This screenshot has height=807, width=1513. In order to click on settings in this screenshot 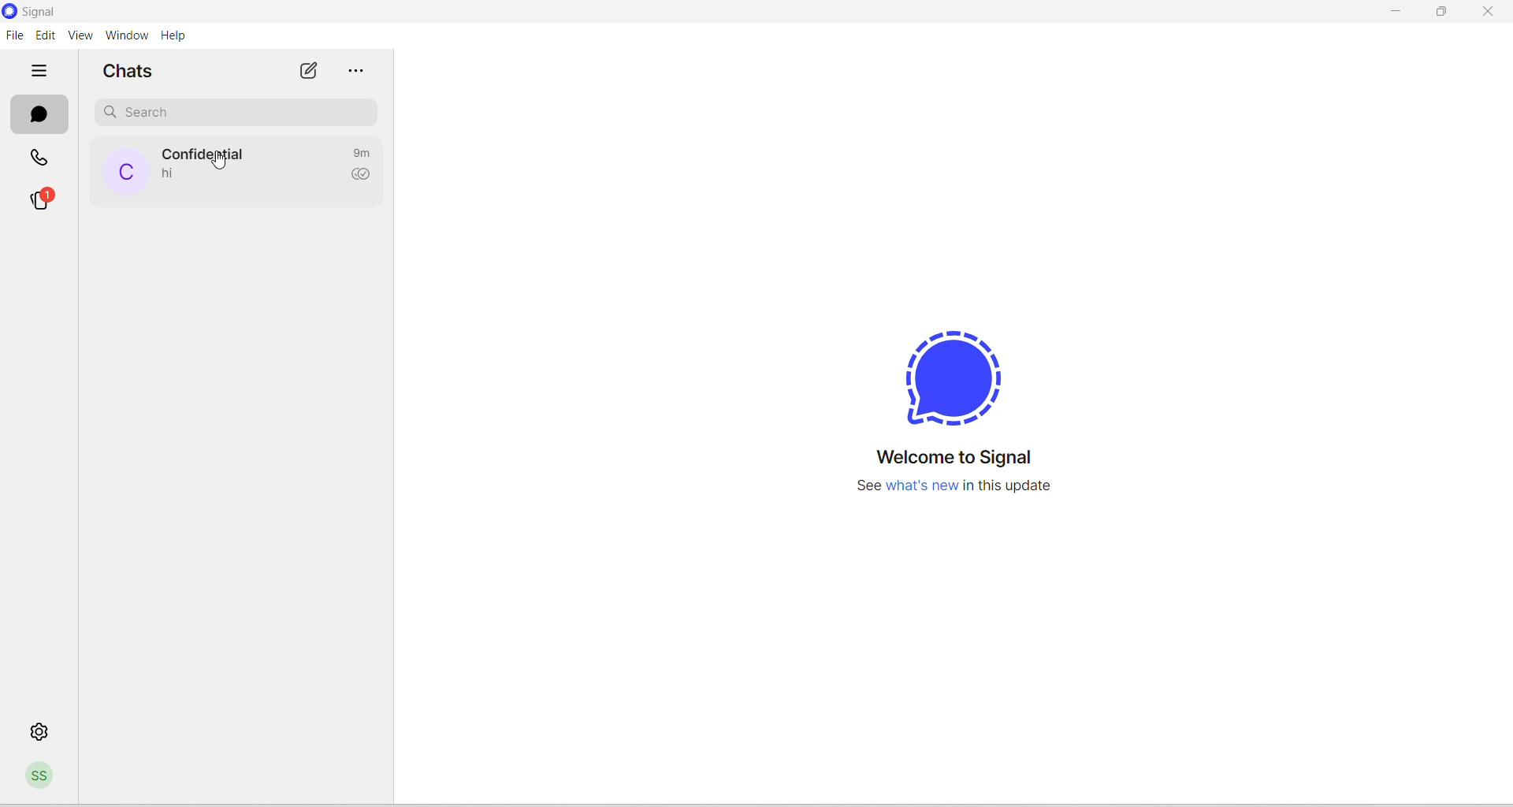, I will do `click(42, 731)`.